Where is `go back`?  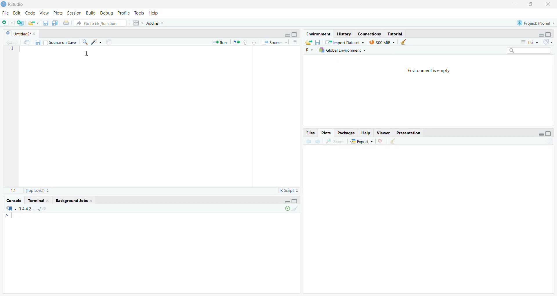
go back is located at coordinates (307, 141).